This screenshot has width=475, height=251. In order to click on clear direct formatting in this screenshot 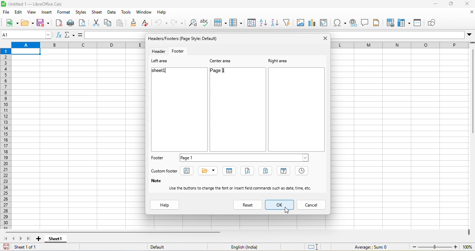, I will do `click(146, 23)`.